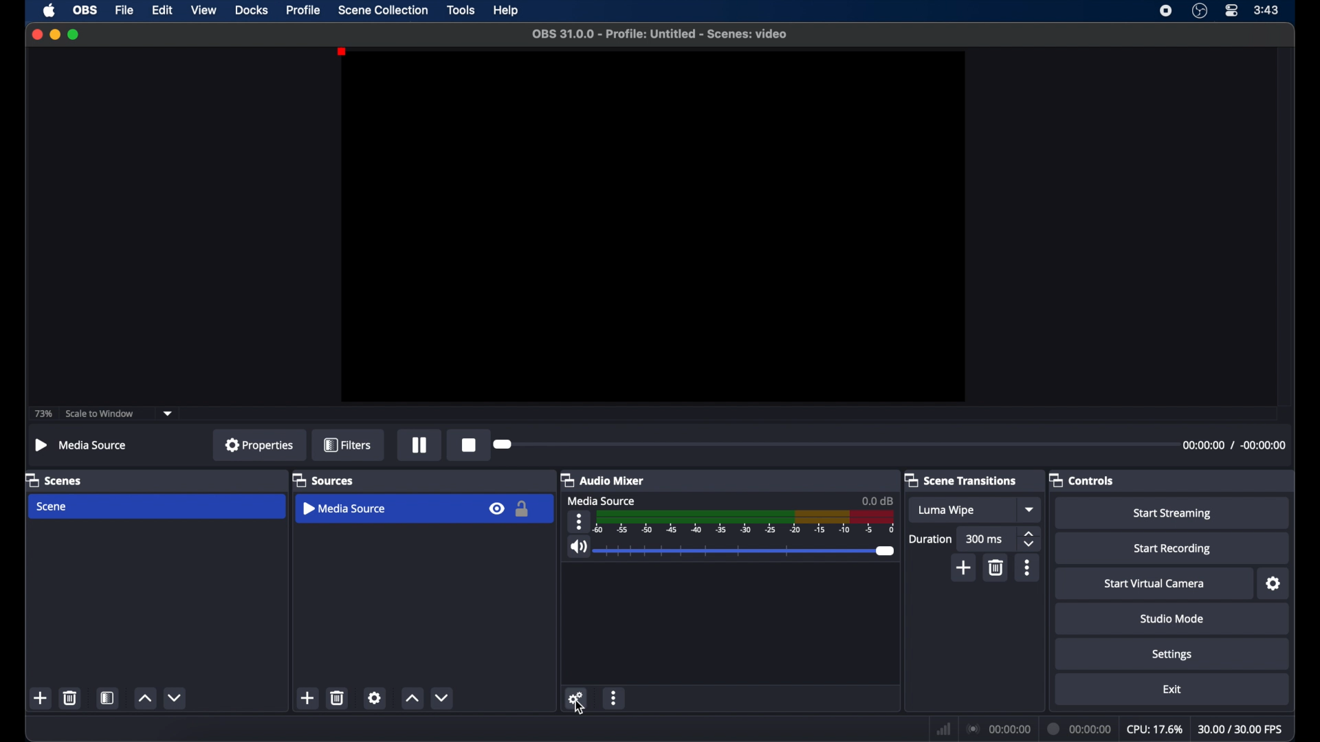  What do you see at coordinates (507, 11) in the screenshot?
I see `help` at bounding box center [507, 11].